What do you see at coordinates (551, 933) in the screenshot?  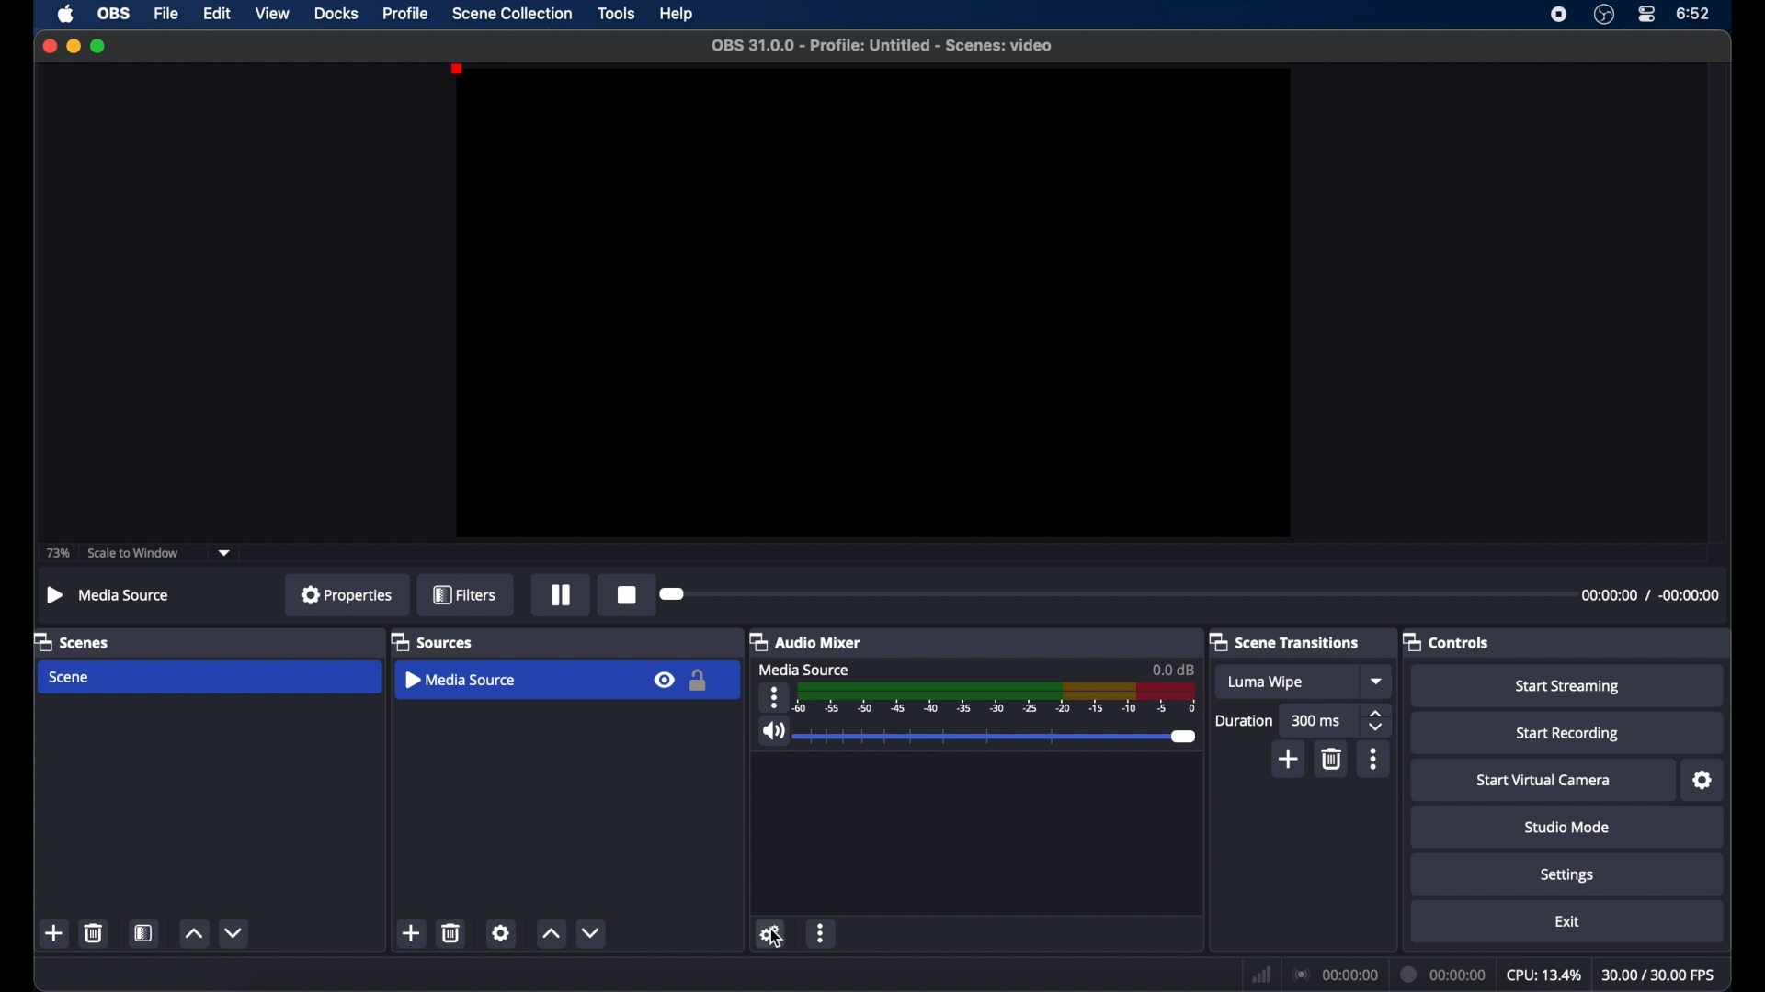 I see `increment` at bounding box center [551, 933].